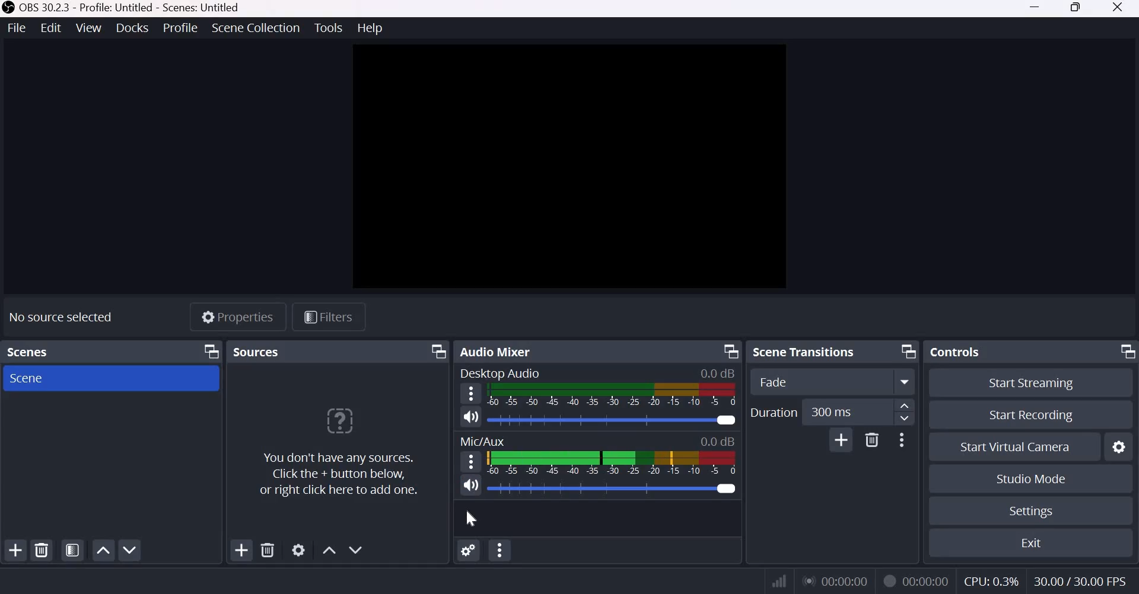 The image size is (1139, 594). What do you see at coordinates (1122, 353) in the screenshot?
I see `Dock Options icon` at bounding box center [1122, 353].